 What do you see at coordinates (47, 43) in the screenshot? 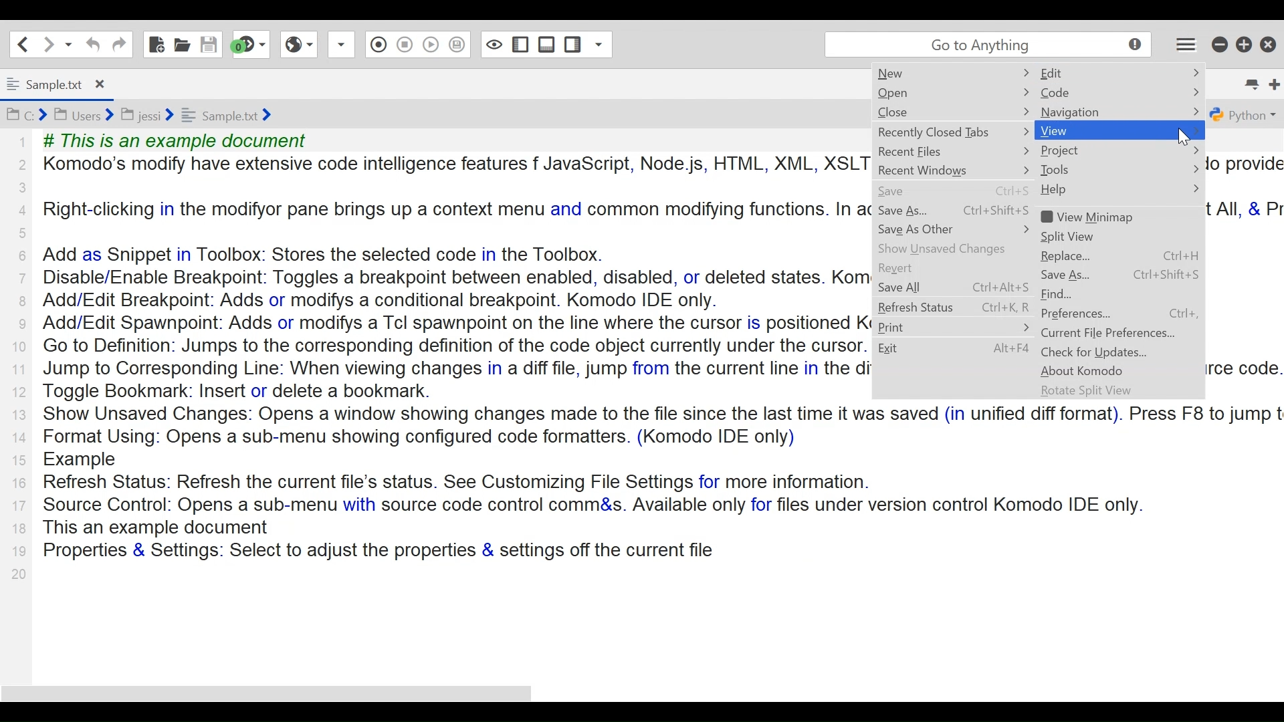
I see `Go forward one location` at bounding box center [47, 43].